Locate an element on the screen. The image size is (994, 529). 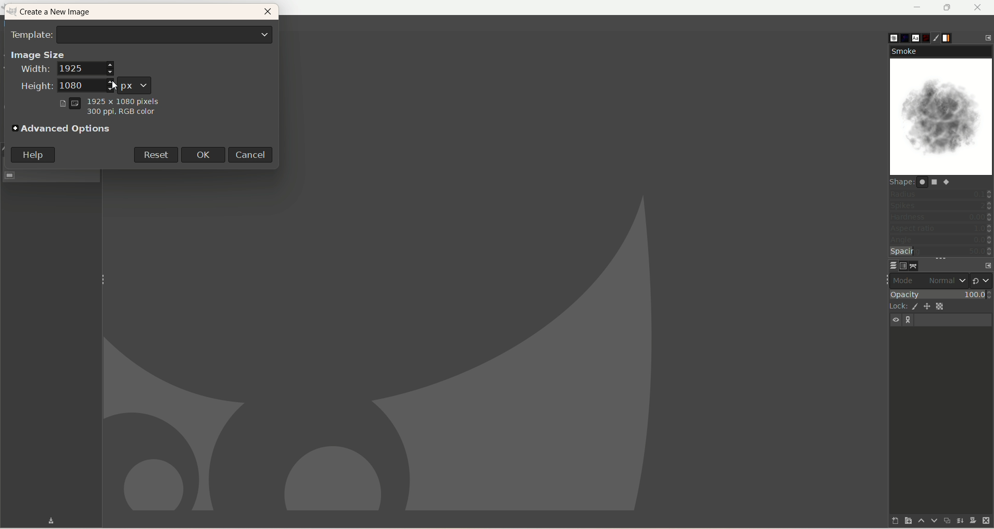
visibility is located at coordinates (897, 320).